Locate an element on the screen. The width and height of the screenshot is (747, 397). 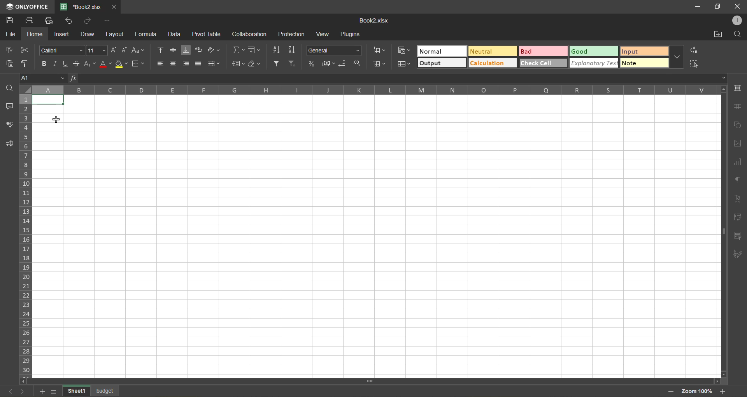
spellcheck is located at coordinates (10, 126).